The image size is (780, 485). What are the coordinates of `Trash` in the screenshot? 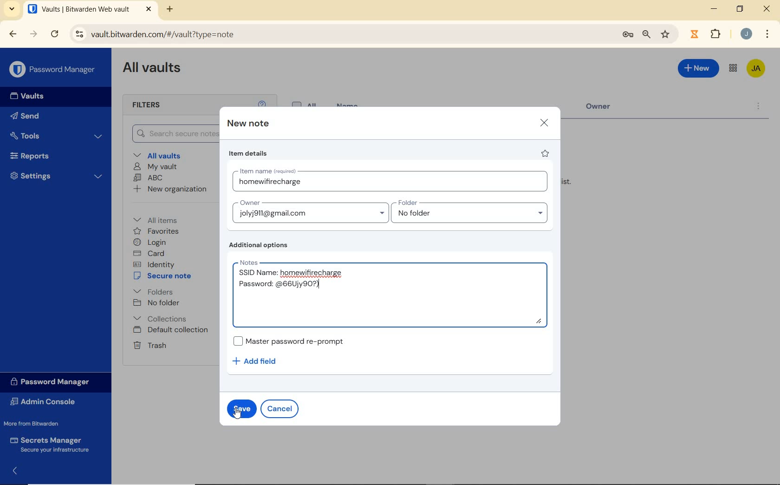 It's located at (149, 345).